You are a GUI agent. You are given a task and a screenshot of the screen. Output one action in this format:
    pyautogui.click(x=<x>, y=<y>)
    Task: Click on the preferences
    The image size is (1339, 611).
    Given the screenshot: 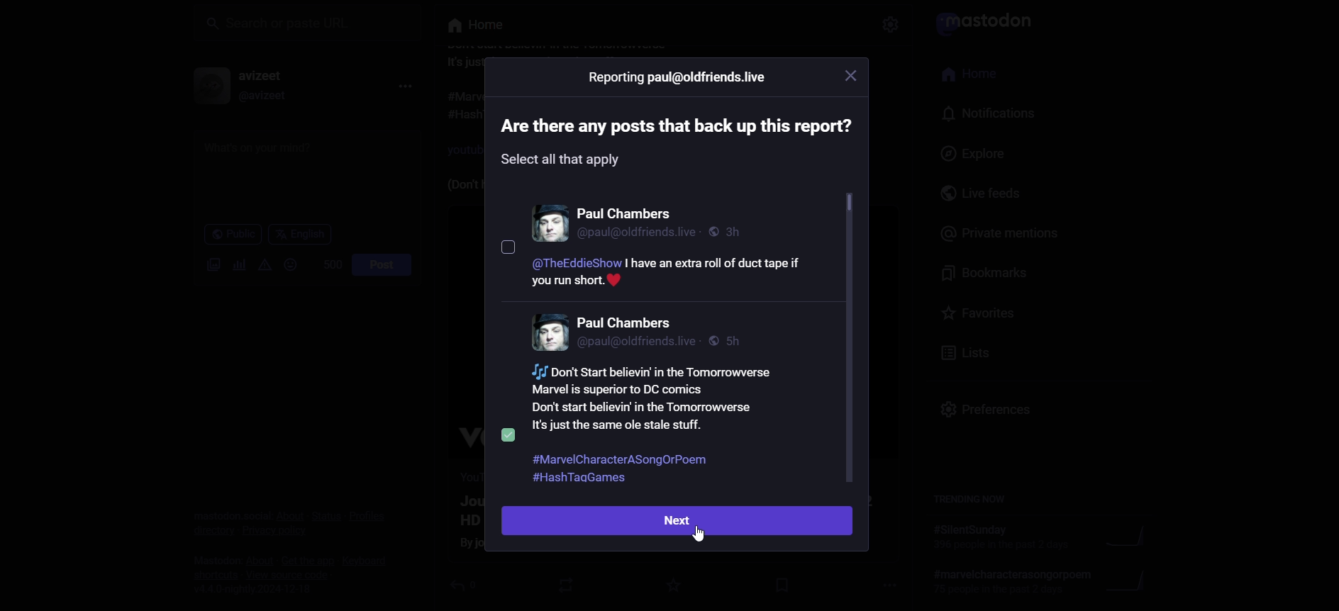 What is the action you would take?
    pyautogui.click(x=992, y=414)
    